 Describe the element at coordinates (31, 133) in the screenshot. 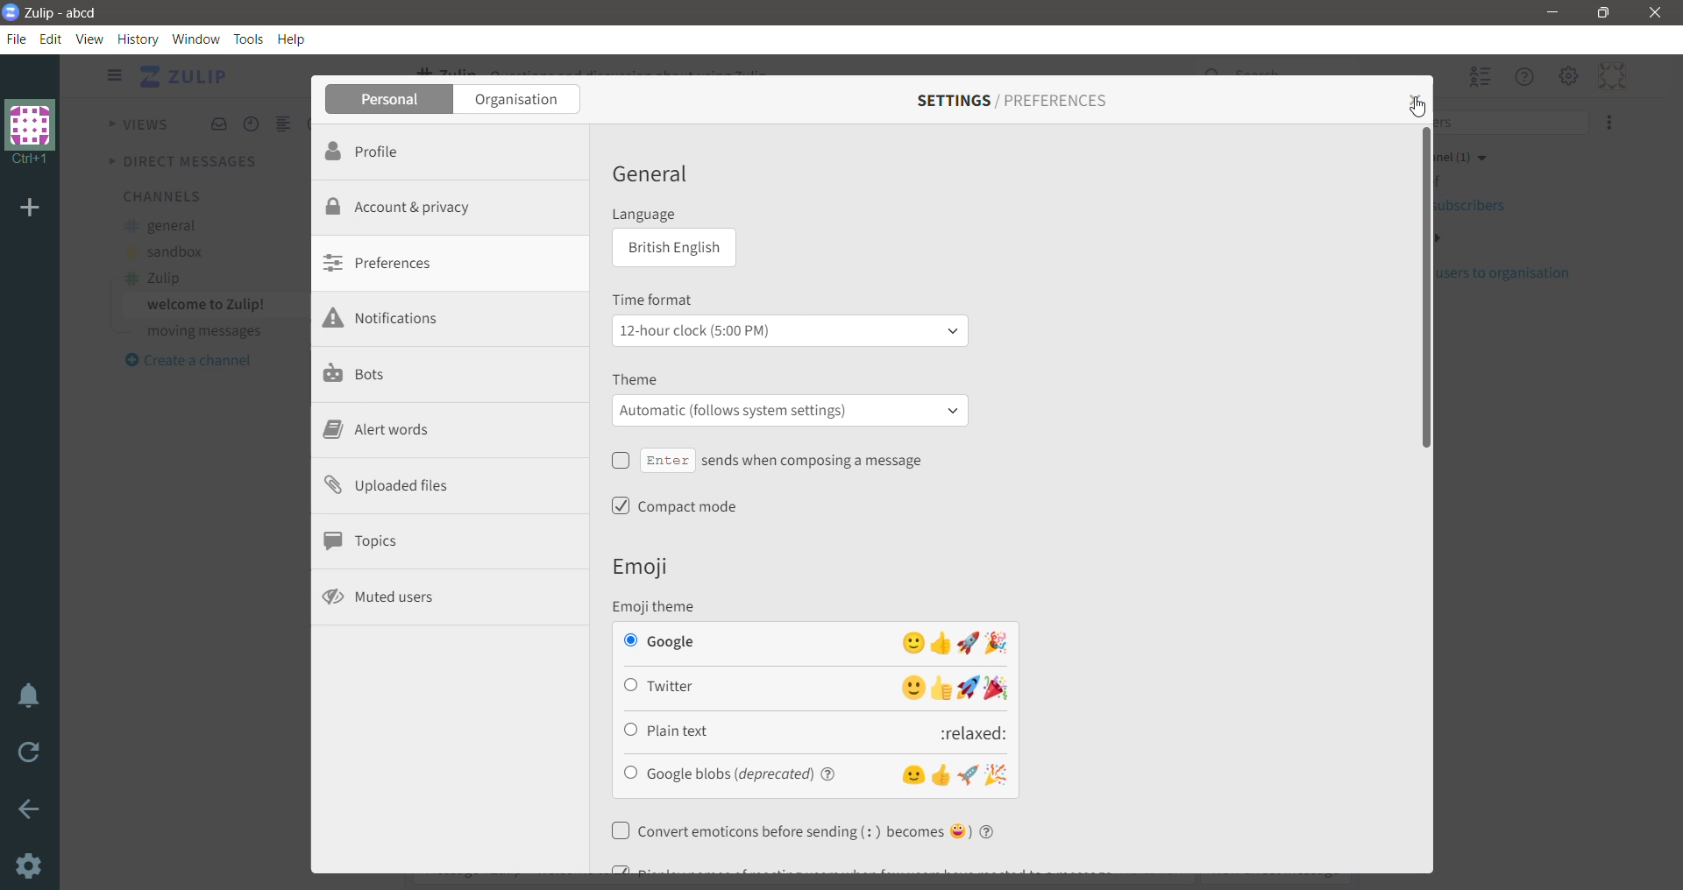

I see `Organization Name` at that location.